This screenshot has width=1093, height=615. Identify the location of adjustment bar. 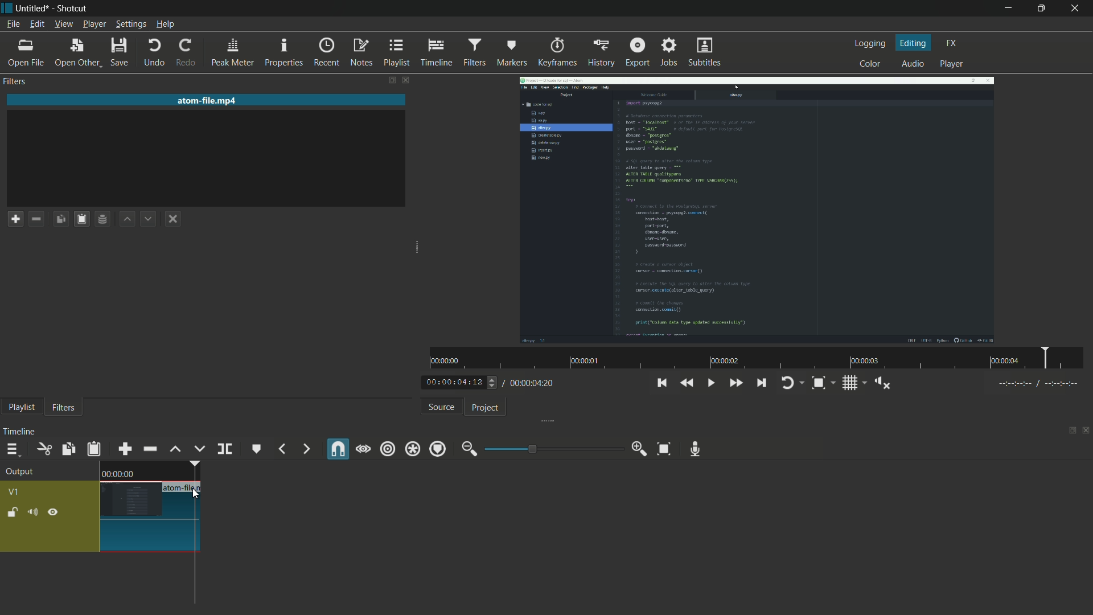
(551, 449).